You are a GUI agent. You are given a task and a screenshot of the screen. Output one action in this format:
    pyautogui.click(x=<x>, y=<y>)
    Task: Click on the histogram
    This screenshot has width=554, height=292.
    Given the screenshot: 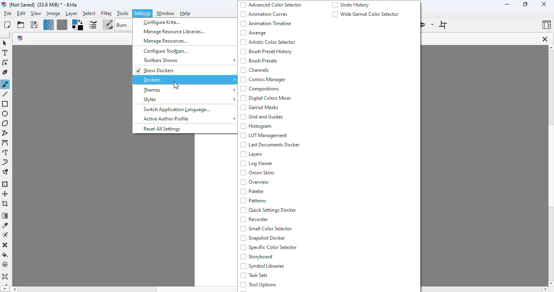 What is the action you would take?
    pyautogui.click(x=256, y=126)
    